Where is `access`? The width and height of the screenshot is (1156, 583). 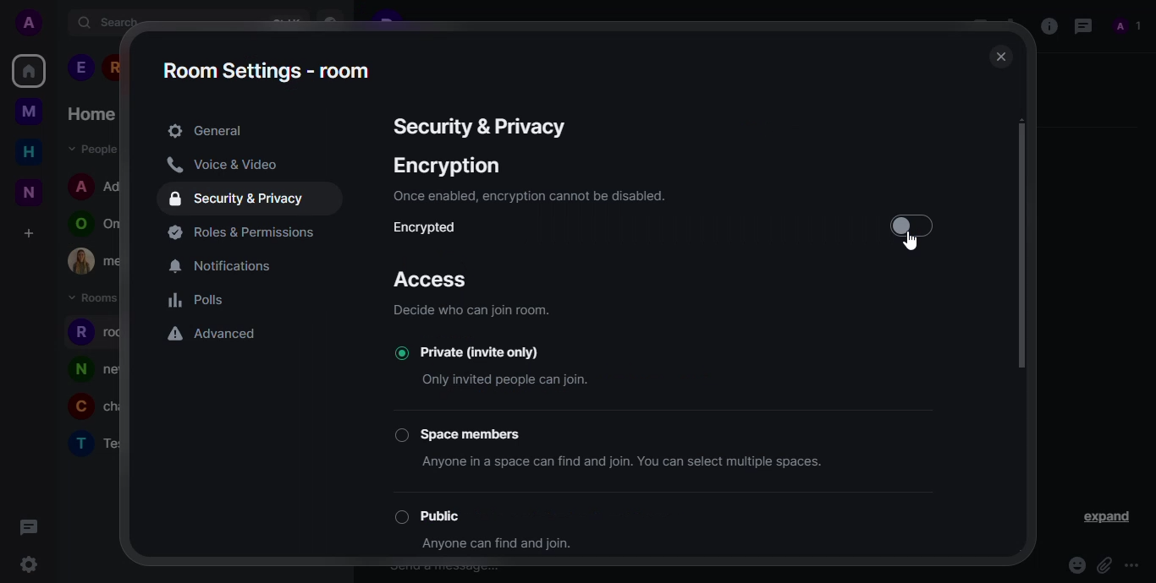 access is located at coordinates (432, 280).